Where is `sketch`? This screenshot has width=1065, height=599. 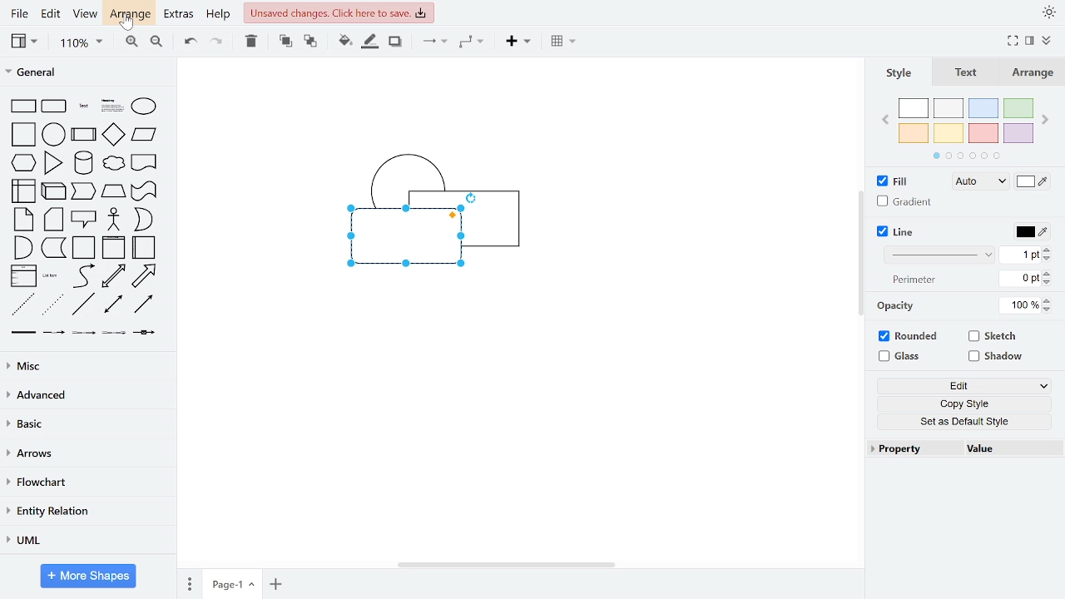
sketch is located at coordinates (993, 335).